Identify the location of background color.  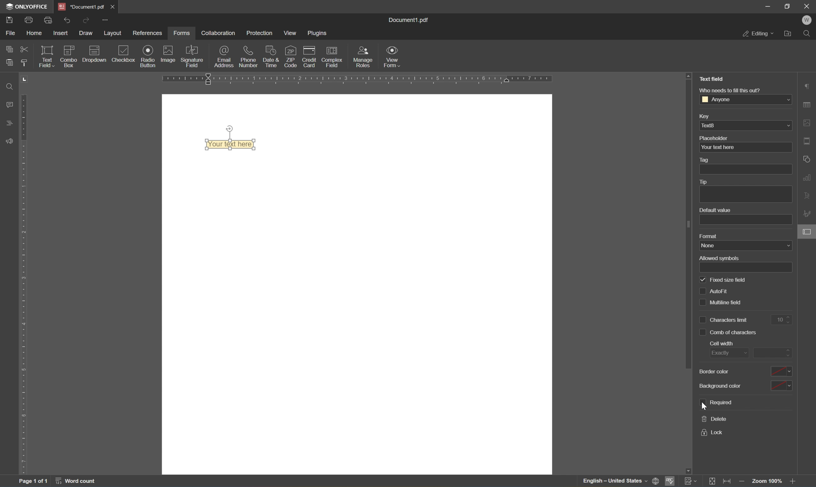
(747, 386).